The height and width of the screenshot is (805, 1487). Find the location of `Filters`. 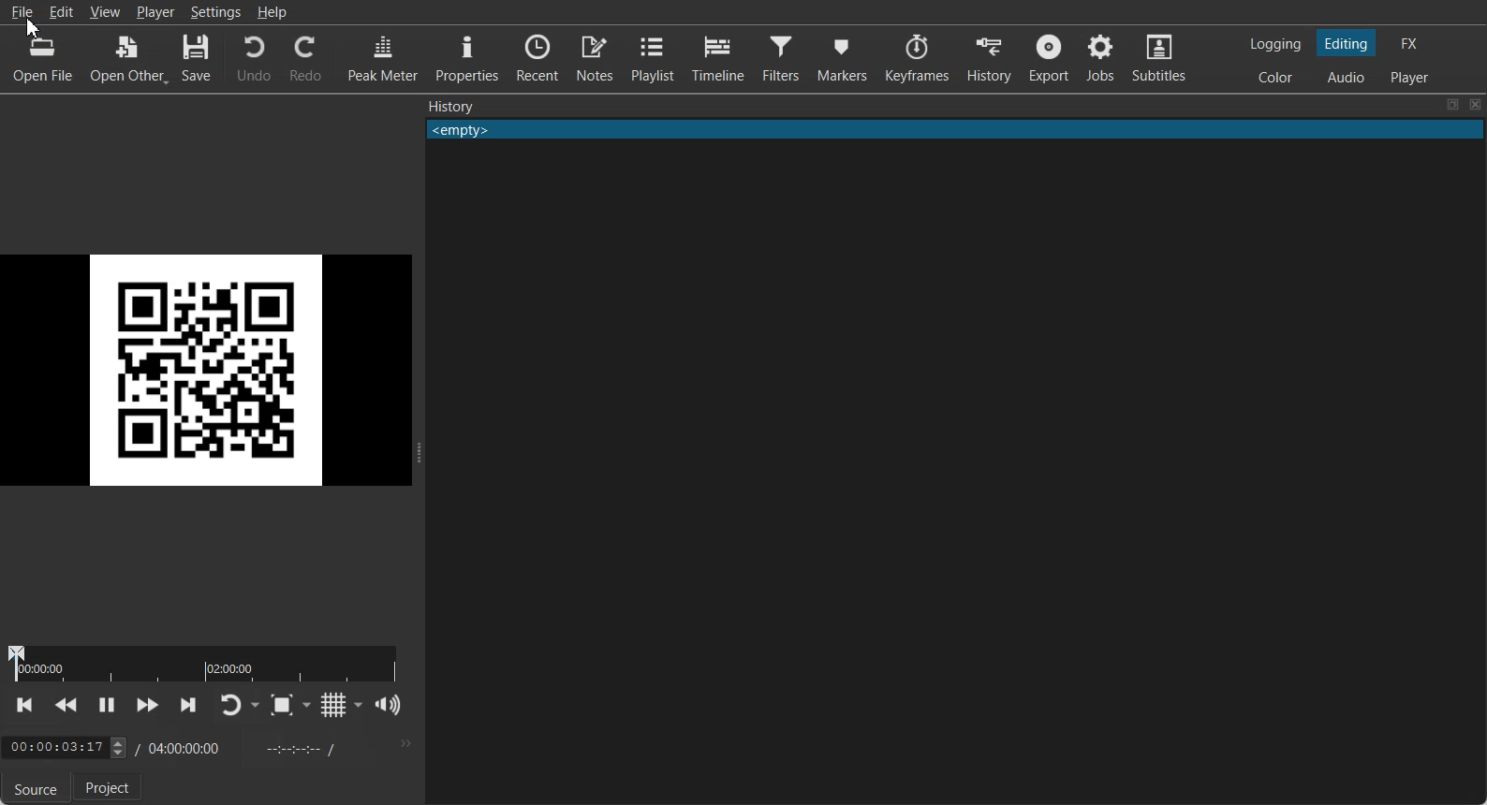

Filters is located at coordinates (780, 56).